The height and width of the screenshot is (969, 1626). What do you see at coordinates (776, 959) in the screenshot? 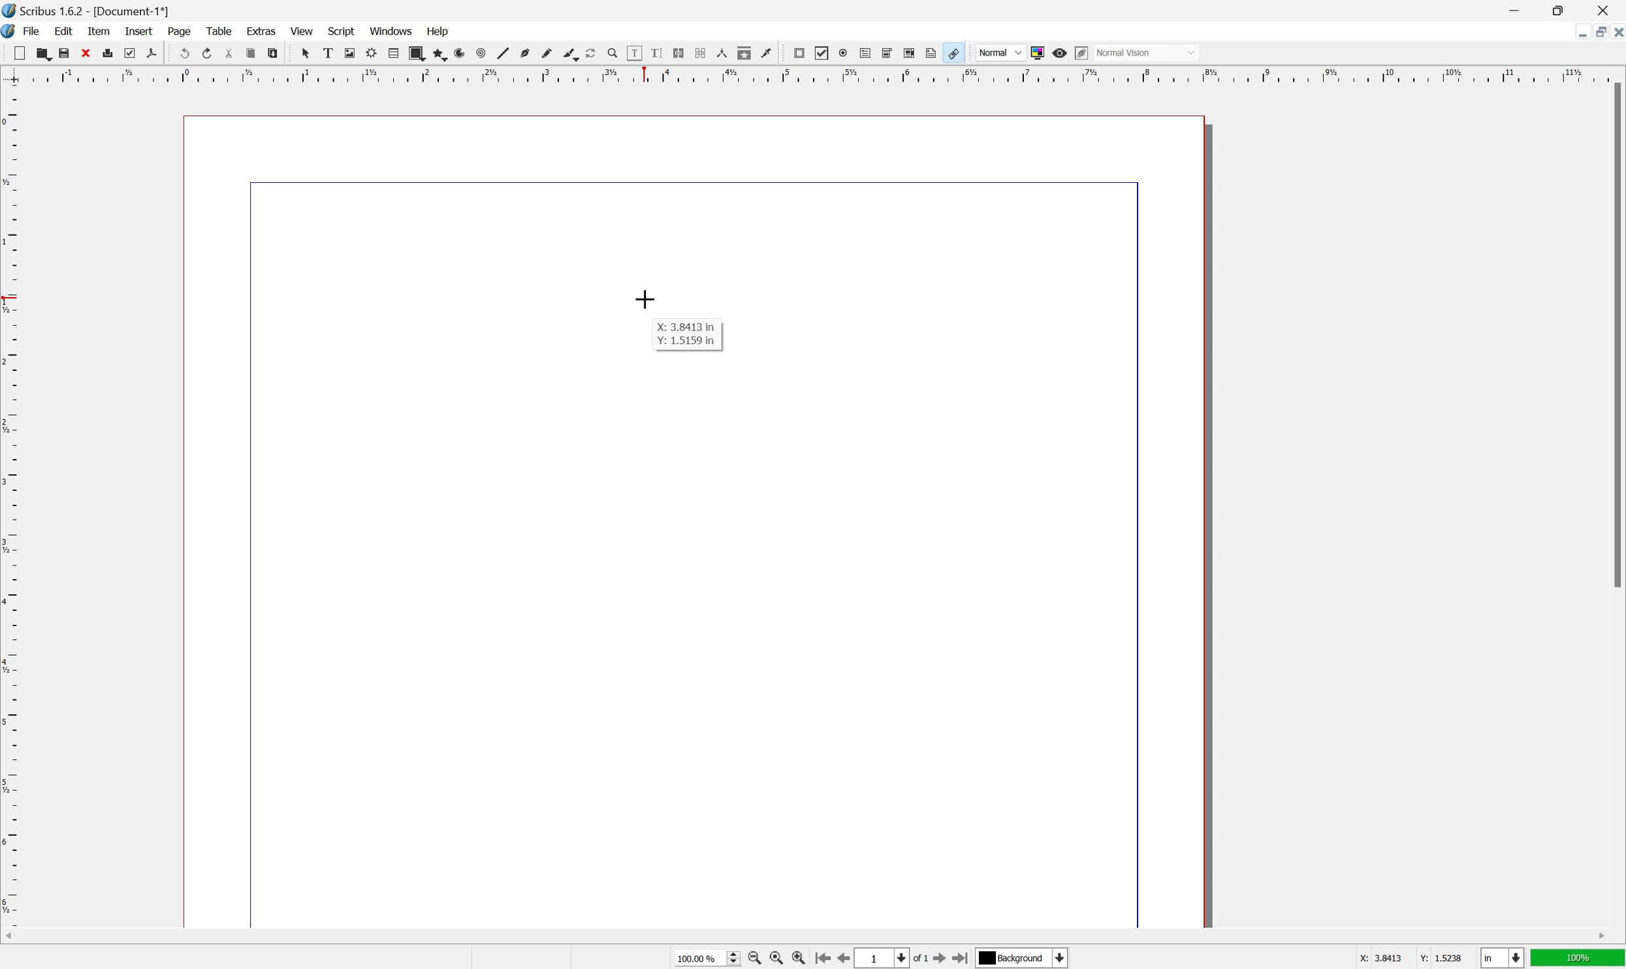
I see `zoom to 100%` at bounding box center [776, 959].